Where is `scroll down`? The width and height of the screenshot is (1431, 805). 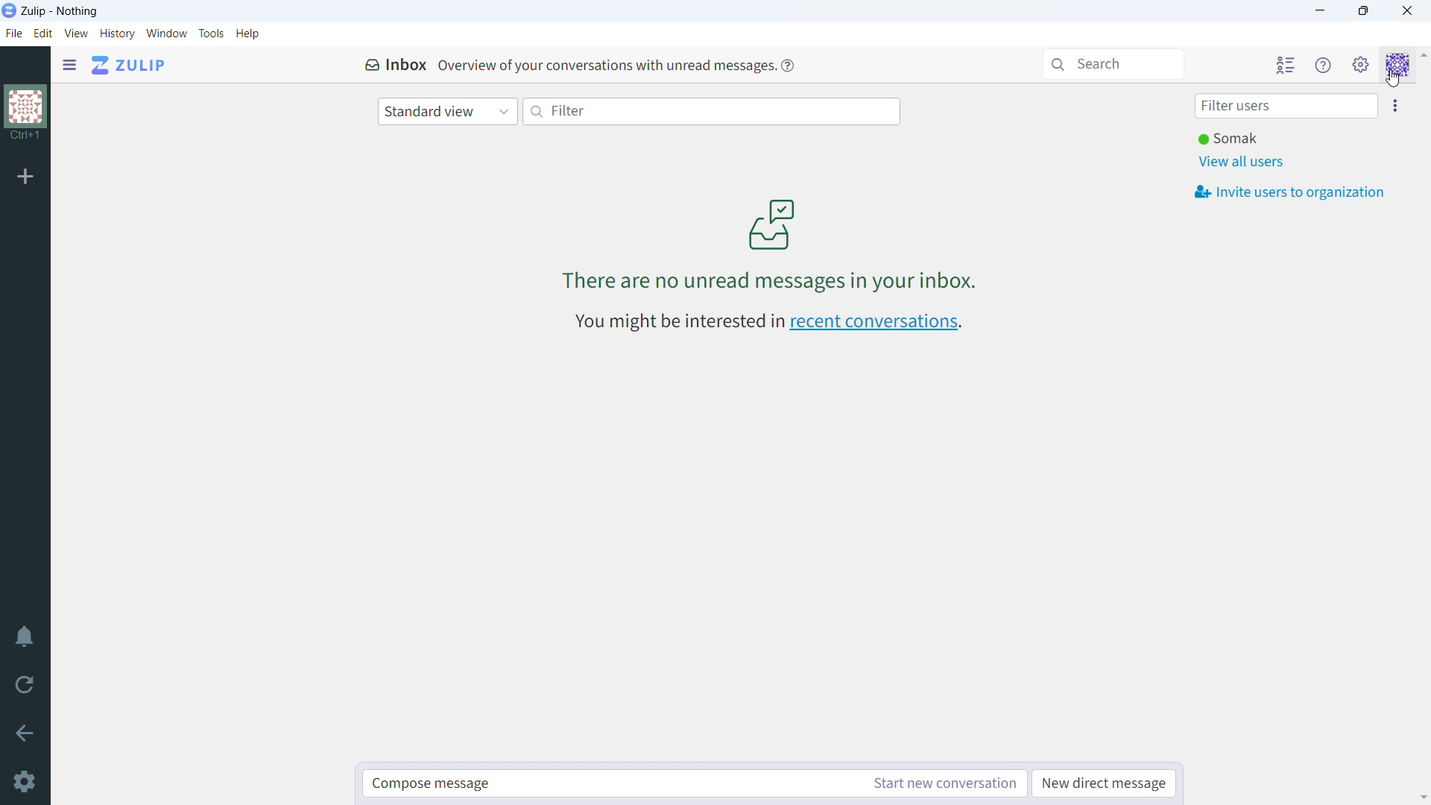 scroll down is located at coordinates (1422, 797).